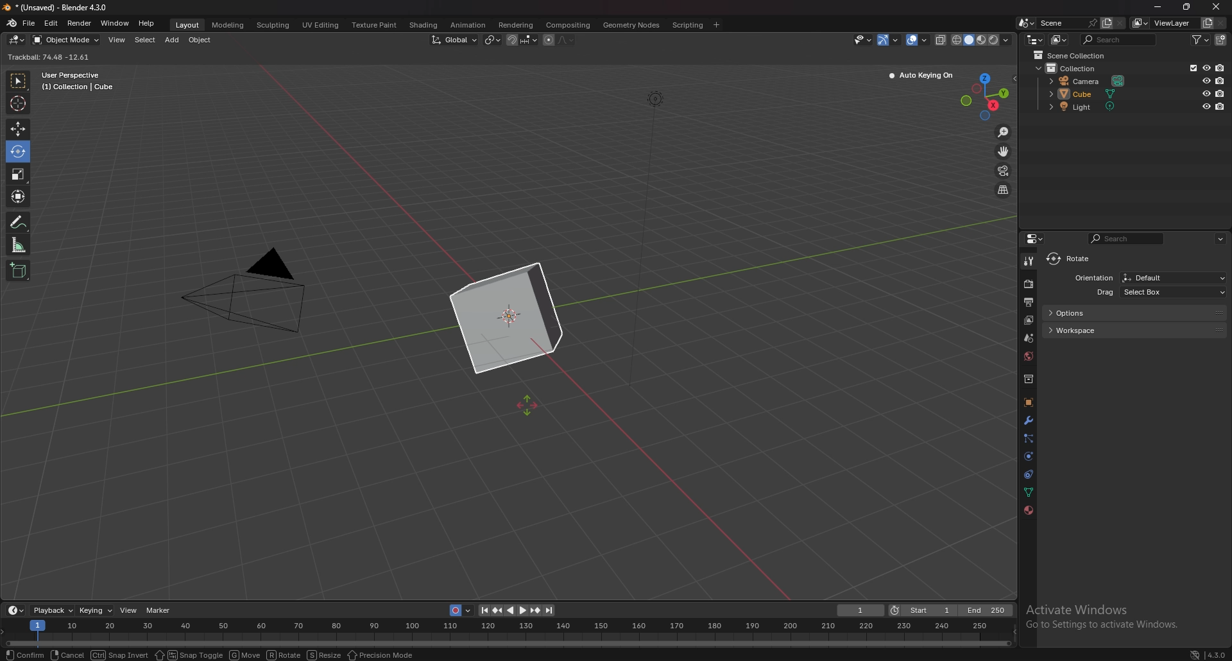 Image resolution: width=1232 pixels, height=661 pixels. I want to click on uv editing, so click(321, 25).